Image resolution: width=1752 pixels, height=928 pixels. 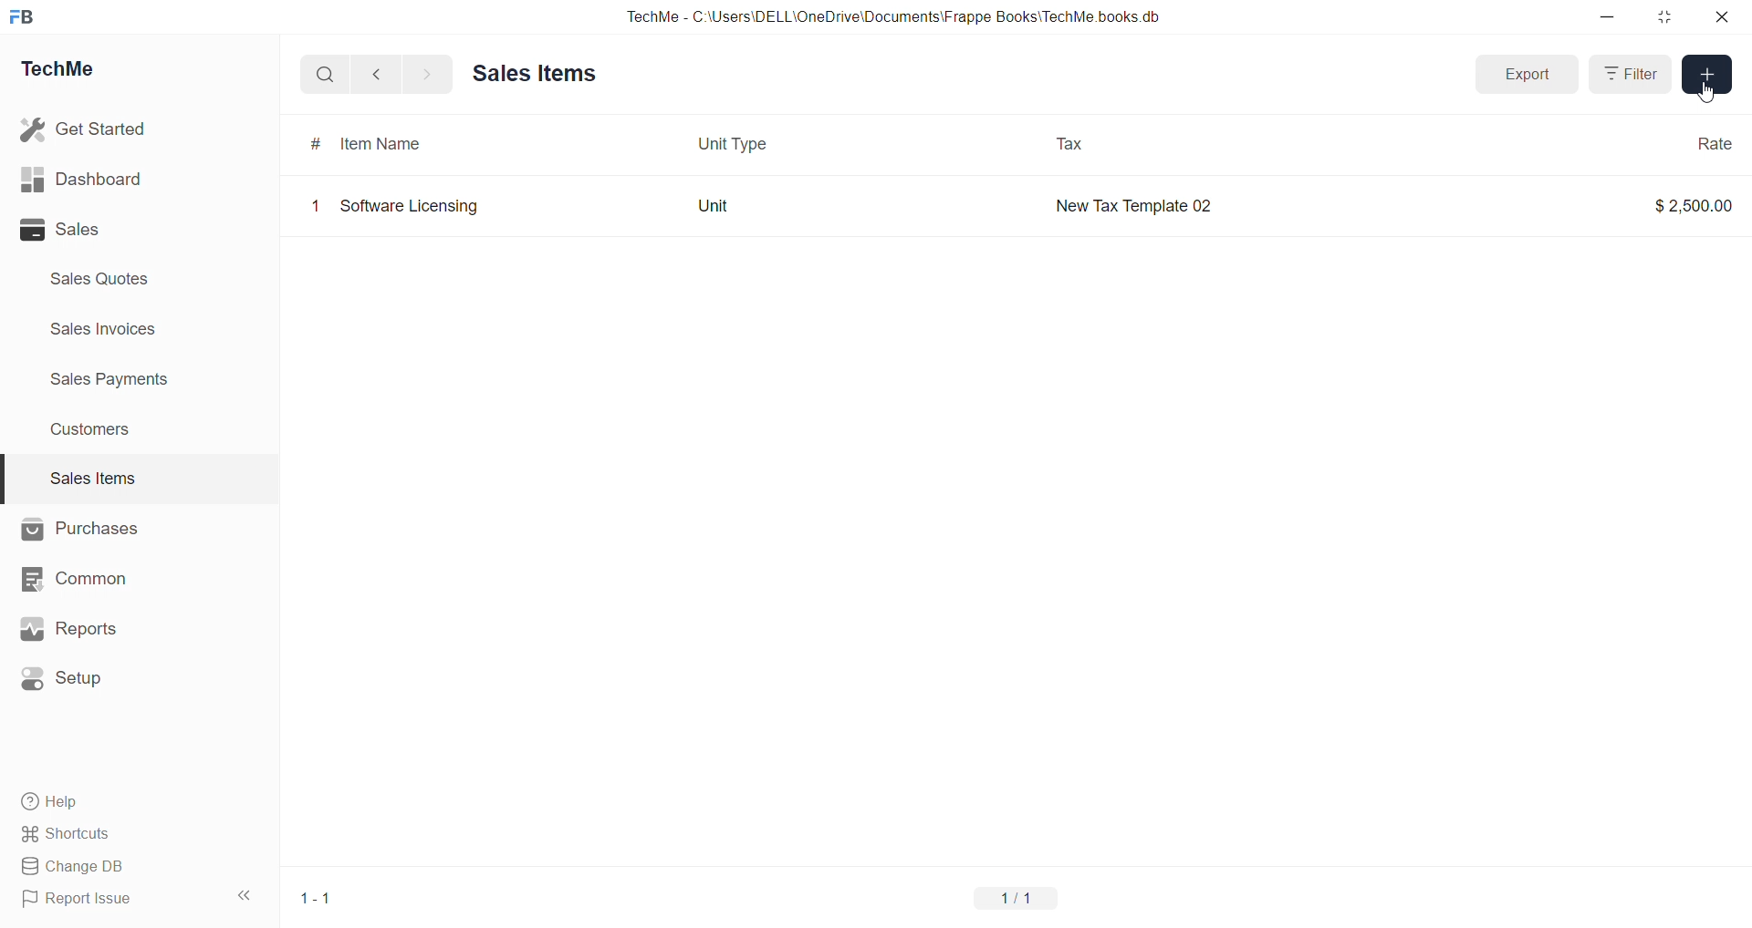 What do you see at coordinates (1017, 898) in the screenshot?
I see `1/1` at bounding box center [1017, 898].